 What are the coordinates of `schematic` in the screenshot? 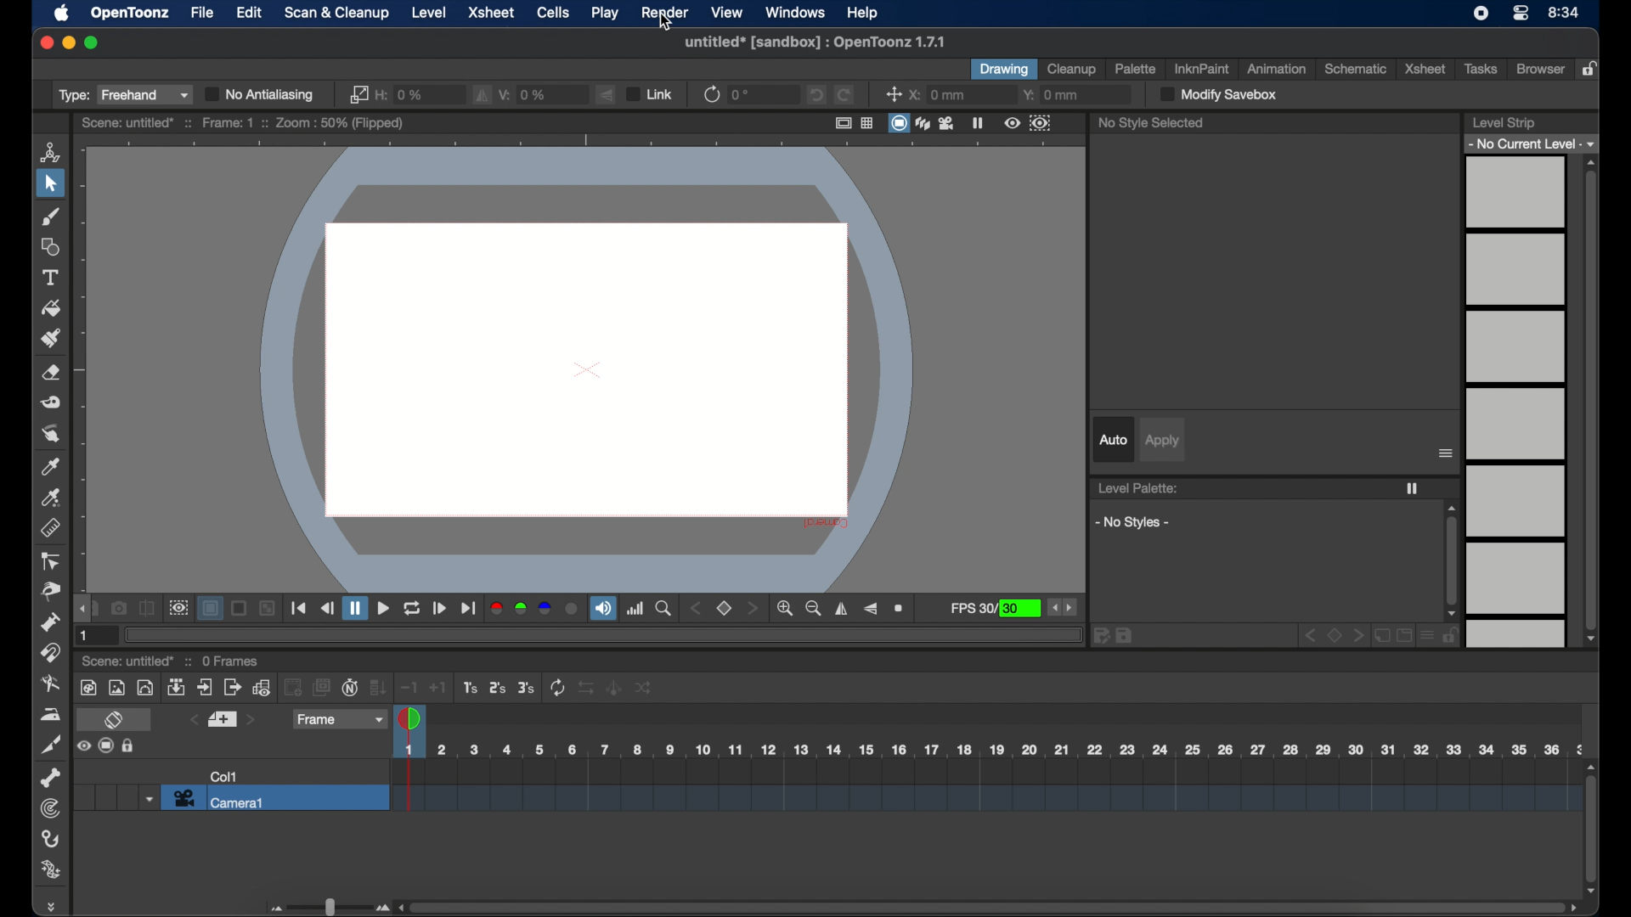 It's located at (1357, 69).